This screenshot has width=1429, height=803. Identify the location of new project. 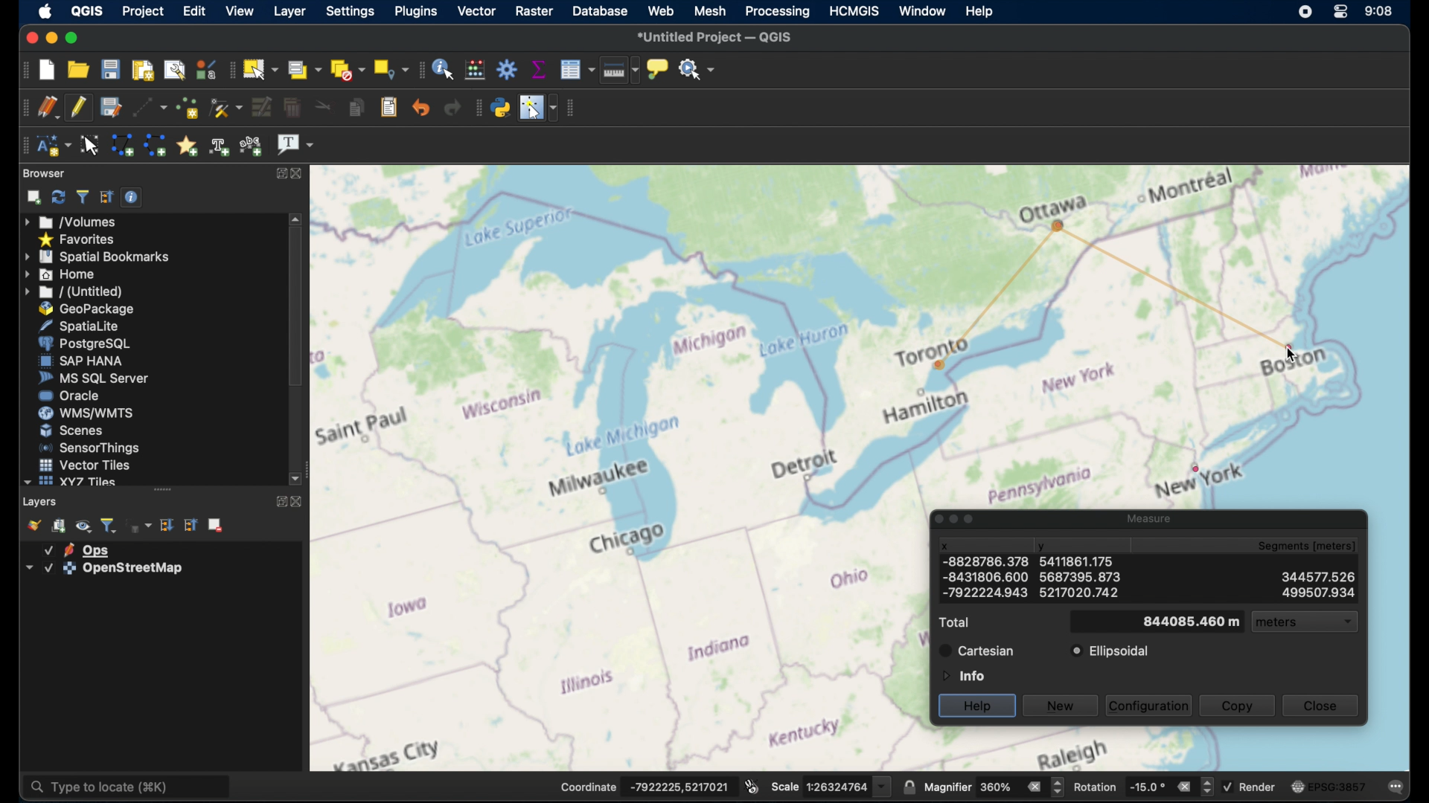
(48, 68).